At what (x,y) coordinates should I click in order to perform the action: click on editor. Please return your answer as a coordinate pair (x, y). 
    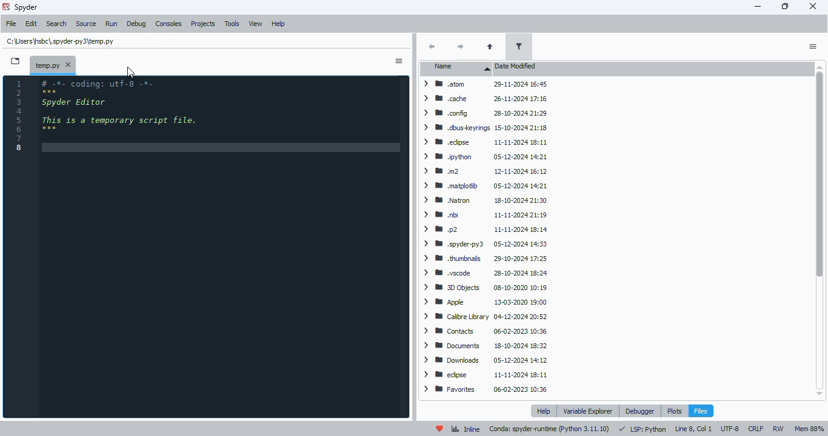
    Looking at the image, I should click on (222, 246).